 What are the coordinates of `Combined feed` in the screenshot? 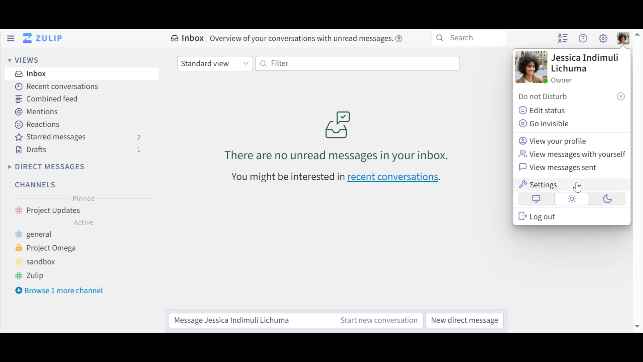 It's located at (47, 99).